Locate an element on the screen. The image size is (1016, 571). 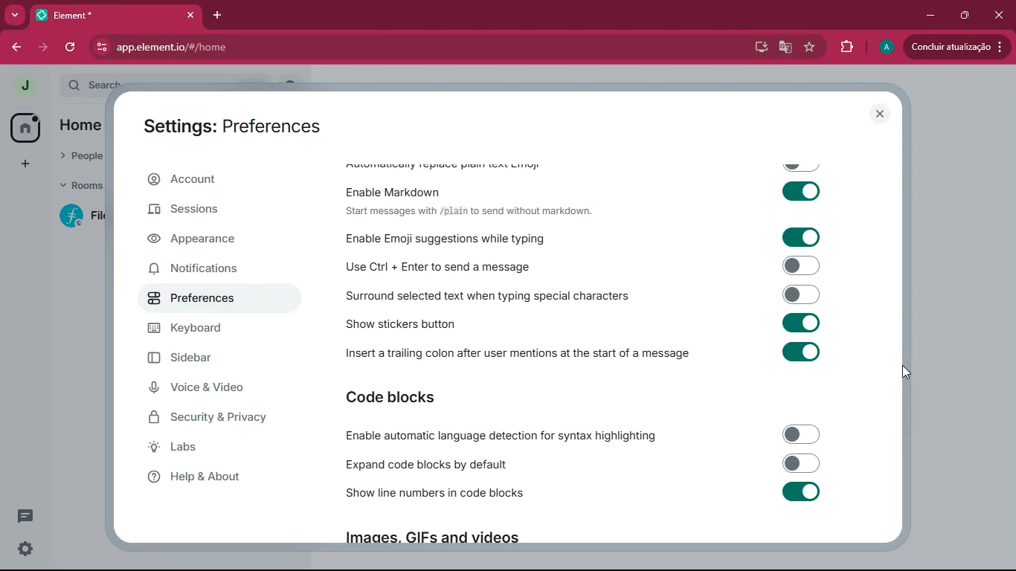
Start messages with /plain to send without markdown. is located at coordinates (469, 211).